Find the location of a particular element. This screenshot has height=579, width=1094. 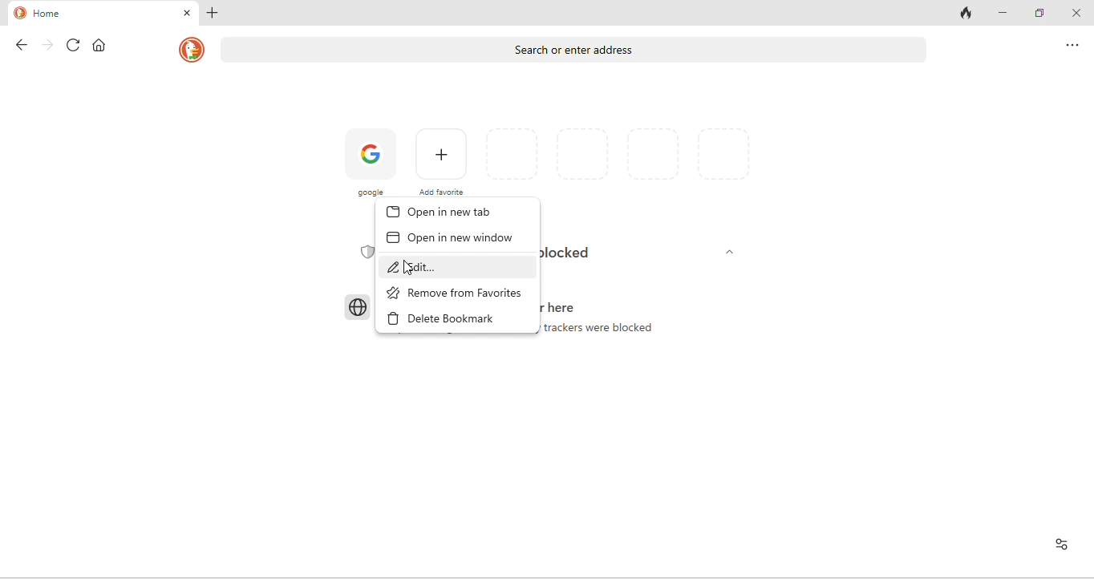

minimize is located at coordinates (1001, 13).